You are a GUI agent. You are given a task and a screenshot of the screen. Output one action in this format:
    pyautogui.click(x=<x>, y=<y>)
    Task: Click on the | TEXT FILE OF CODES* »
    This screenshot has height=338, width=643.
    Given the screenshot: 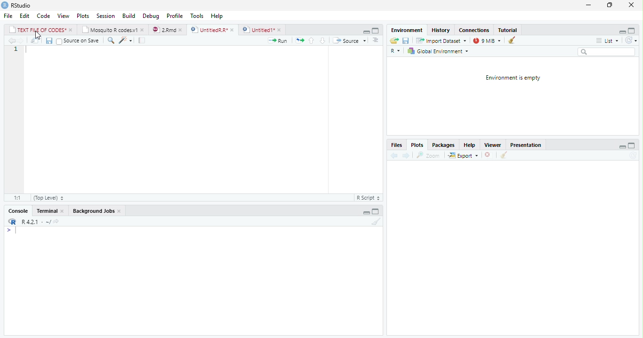 What is the action you would take?
    pyautogui.click(x=41, y=30)
    